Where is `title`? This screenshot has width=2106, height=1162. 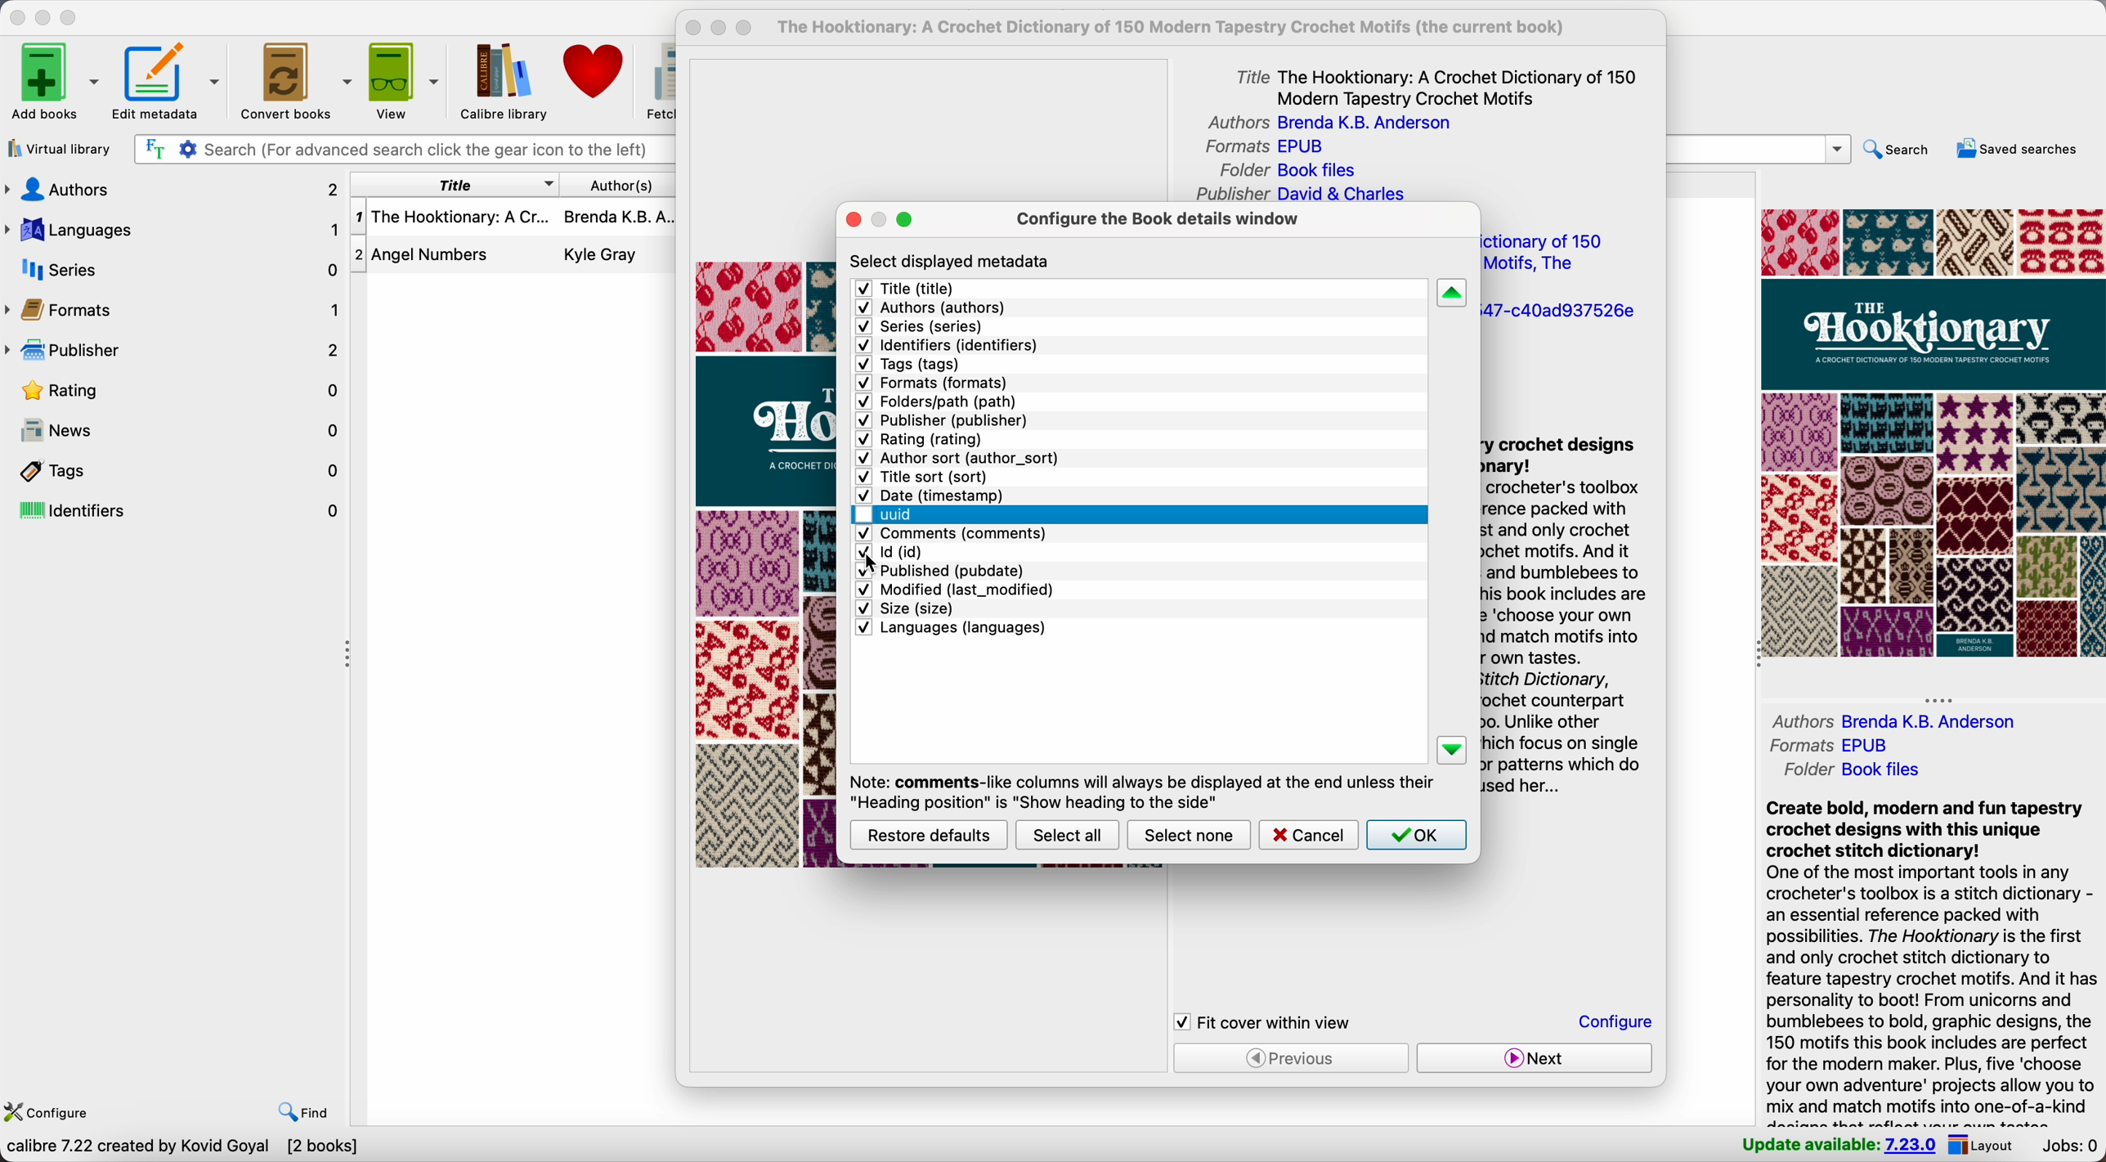
title is located at coordinates (920, 288).